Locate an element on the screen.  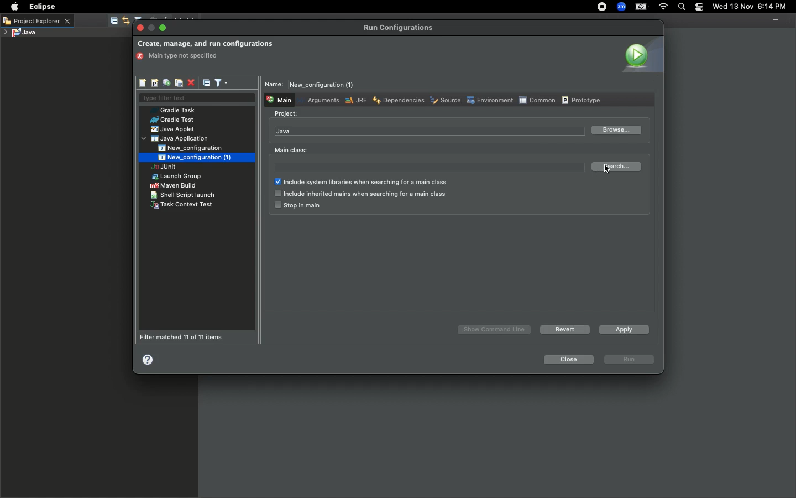
Zoom is located at coordinates (620, 8).